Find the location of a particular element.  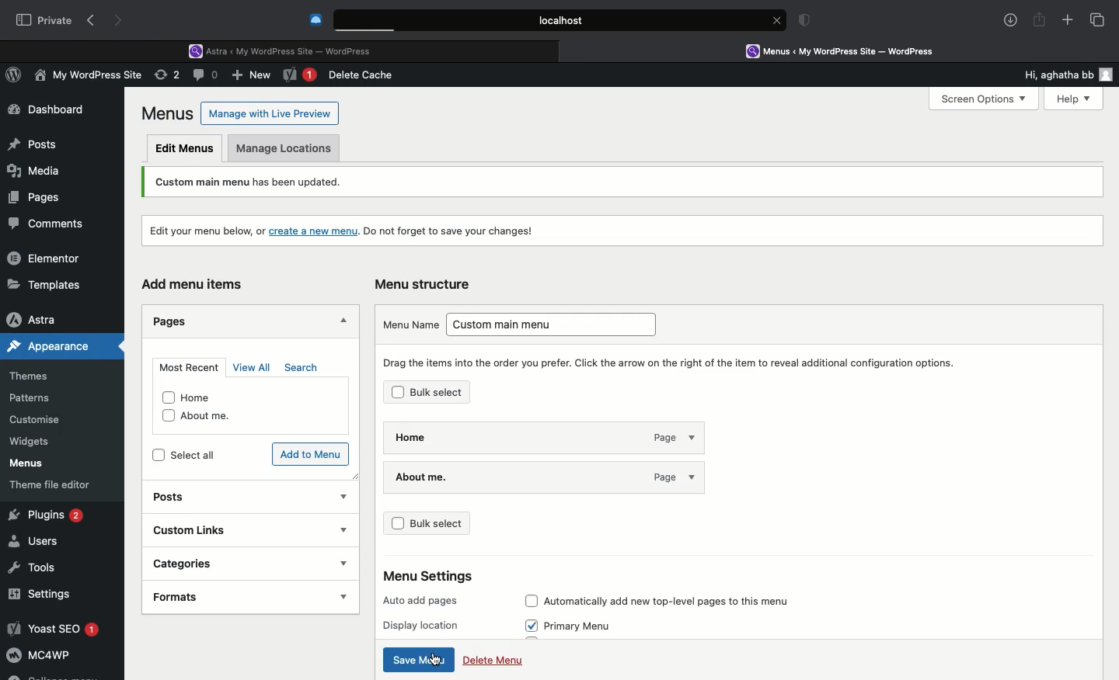

Menu name is located at coordinates (410, 324).